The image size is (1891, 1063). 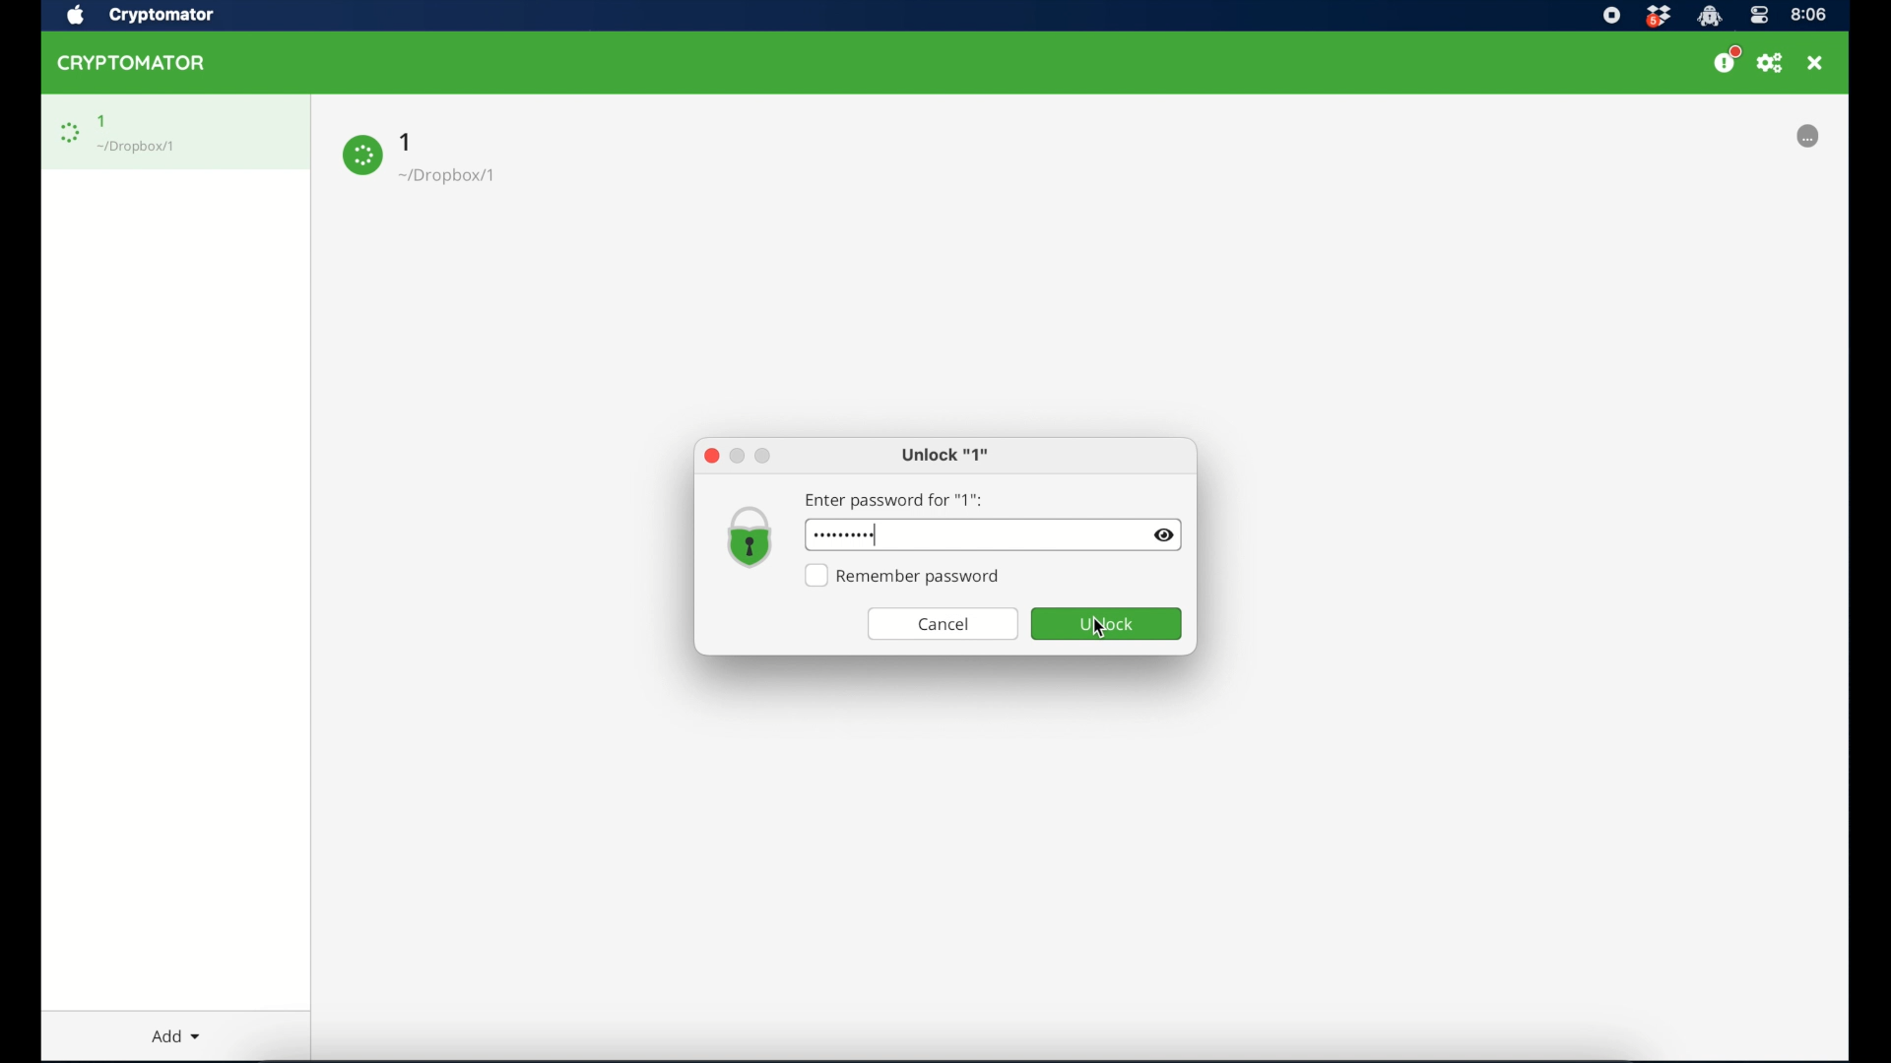 I want to click on hidden password, so click(x=844, y=534).